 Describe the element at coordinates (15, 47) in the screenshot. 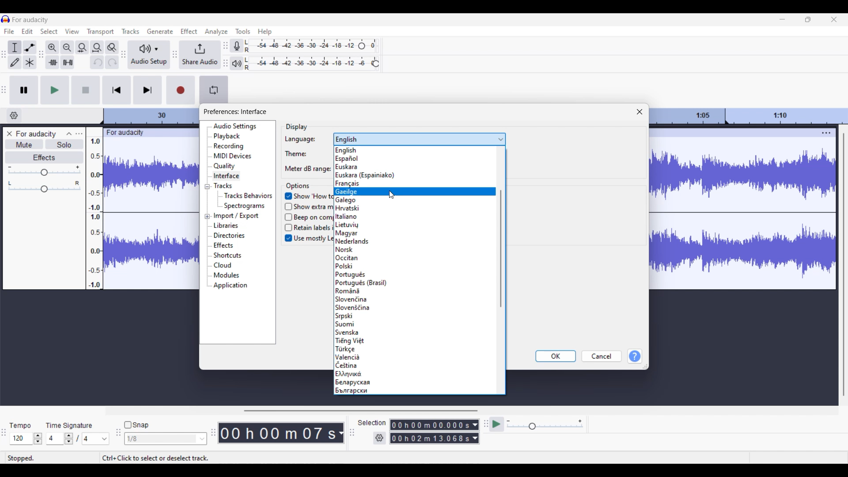

I see `Selection tool` at that location.